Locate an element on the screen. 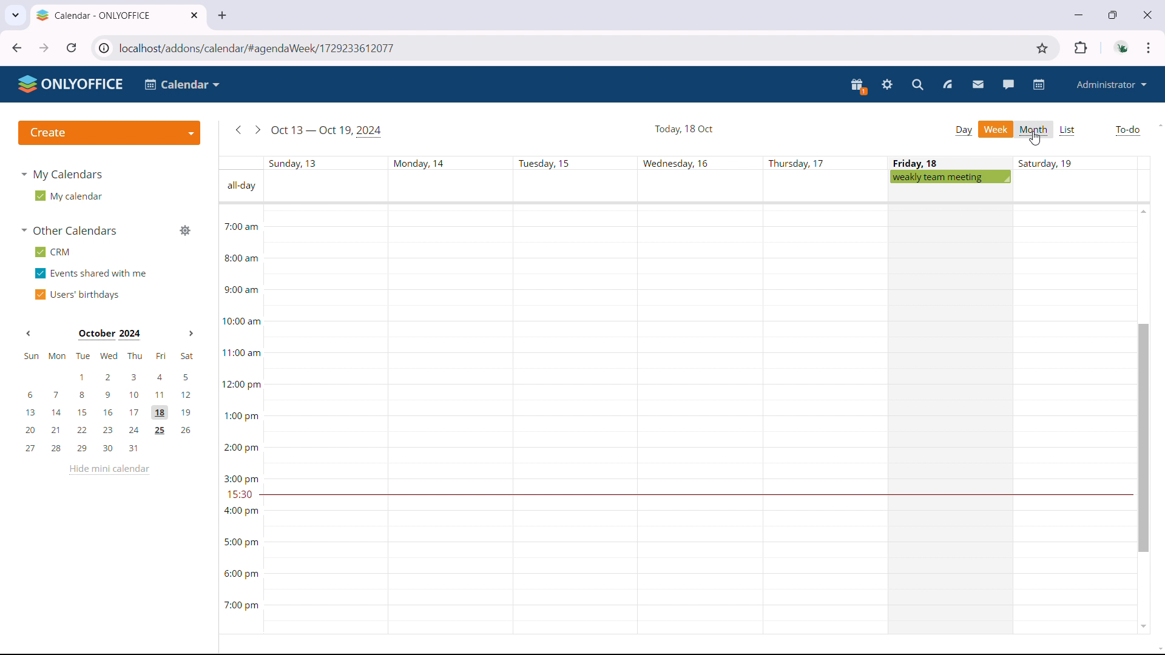  schedule of Tuesday is located at coordinates (573, 420).